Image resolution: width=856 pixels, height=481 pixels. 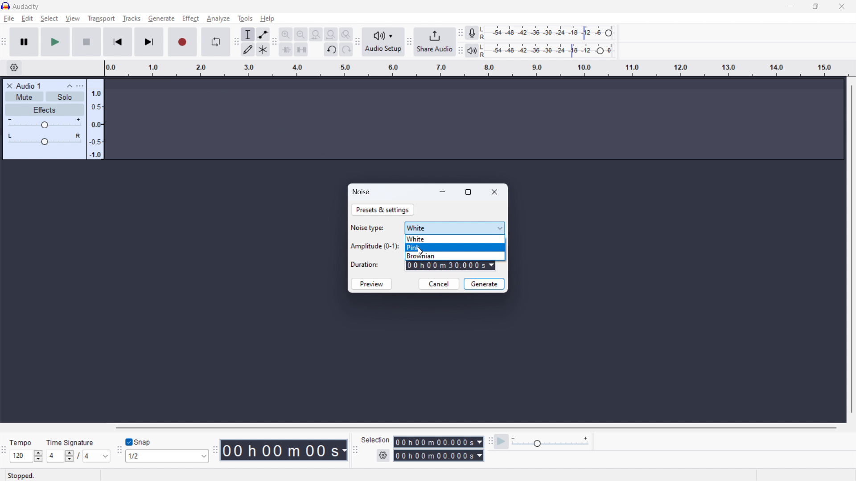 What do you see at coordinates (44, 139) in the screenshot?
I see `pan` at bounding box center [44, 139].